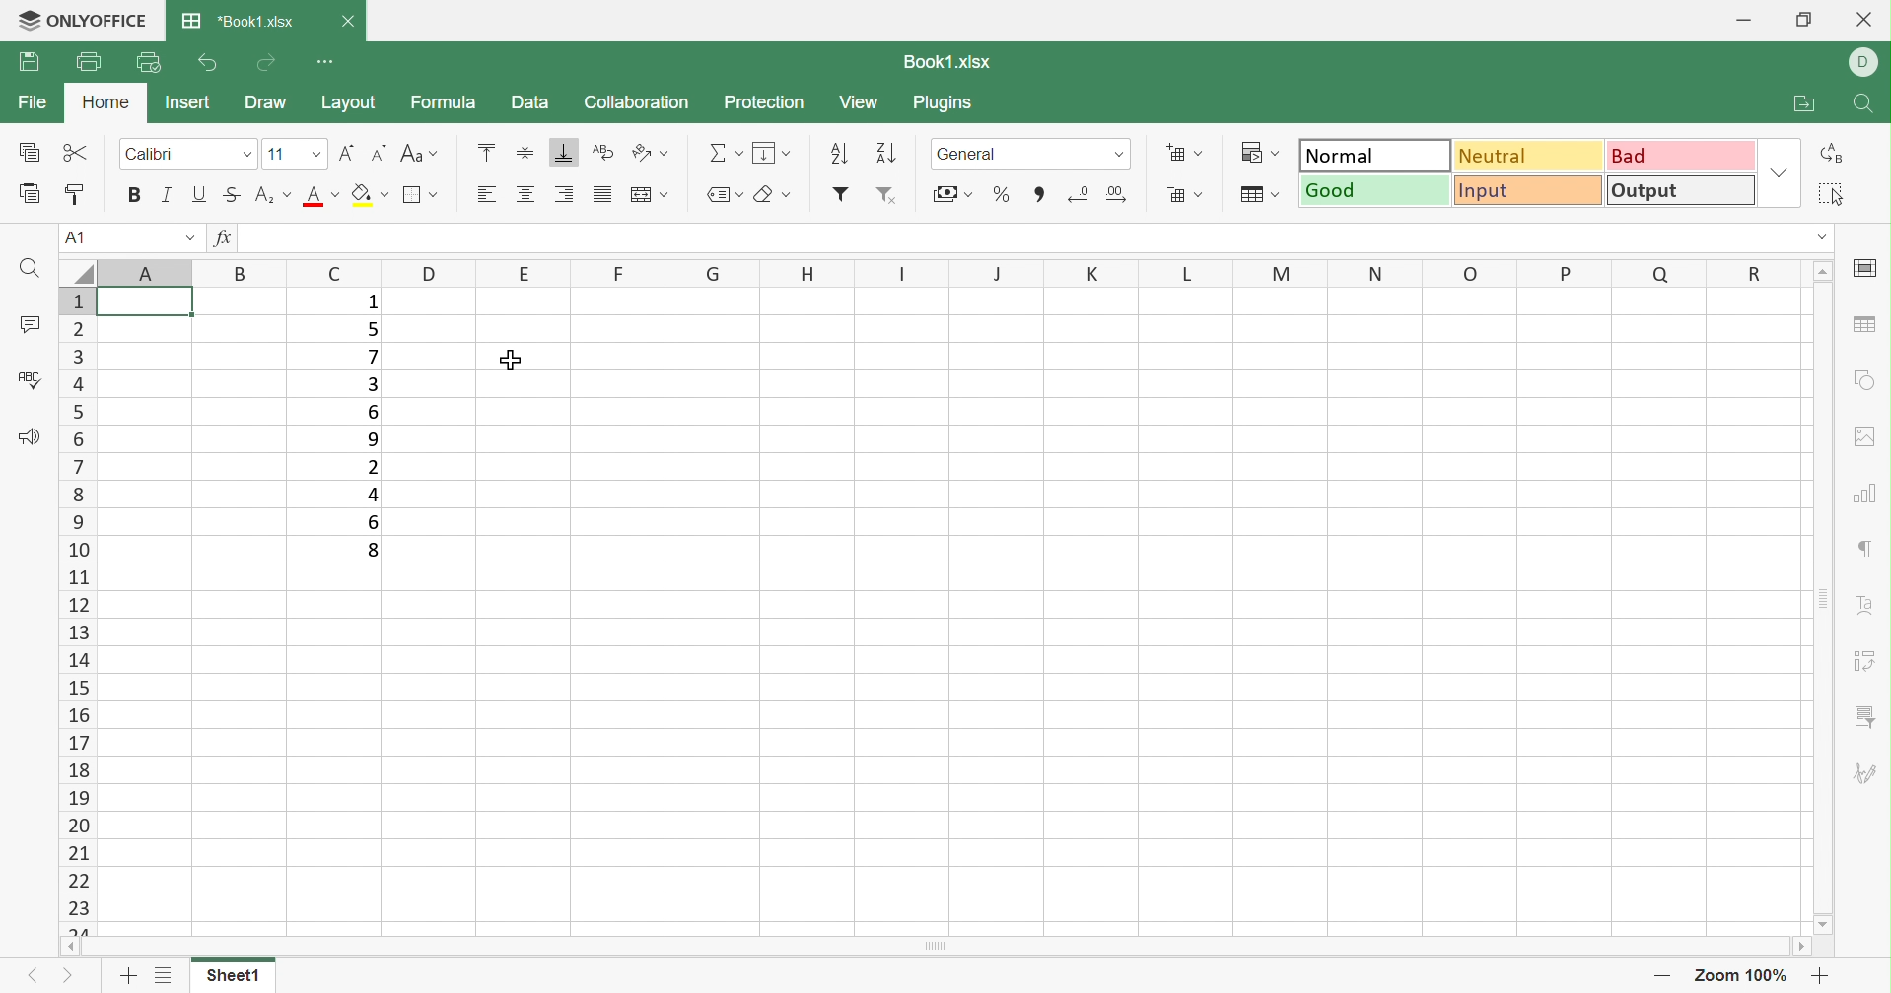 Image resolution: width=1891 pixels, height=993 pixels. What do you see at coordinates (927, 273) in the screenshot?
I see `Column names` at bounding box center [927, 273].